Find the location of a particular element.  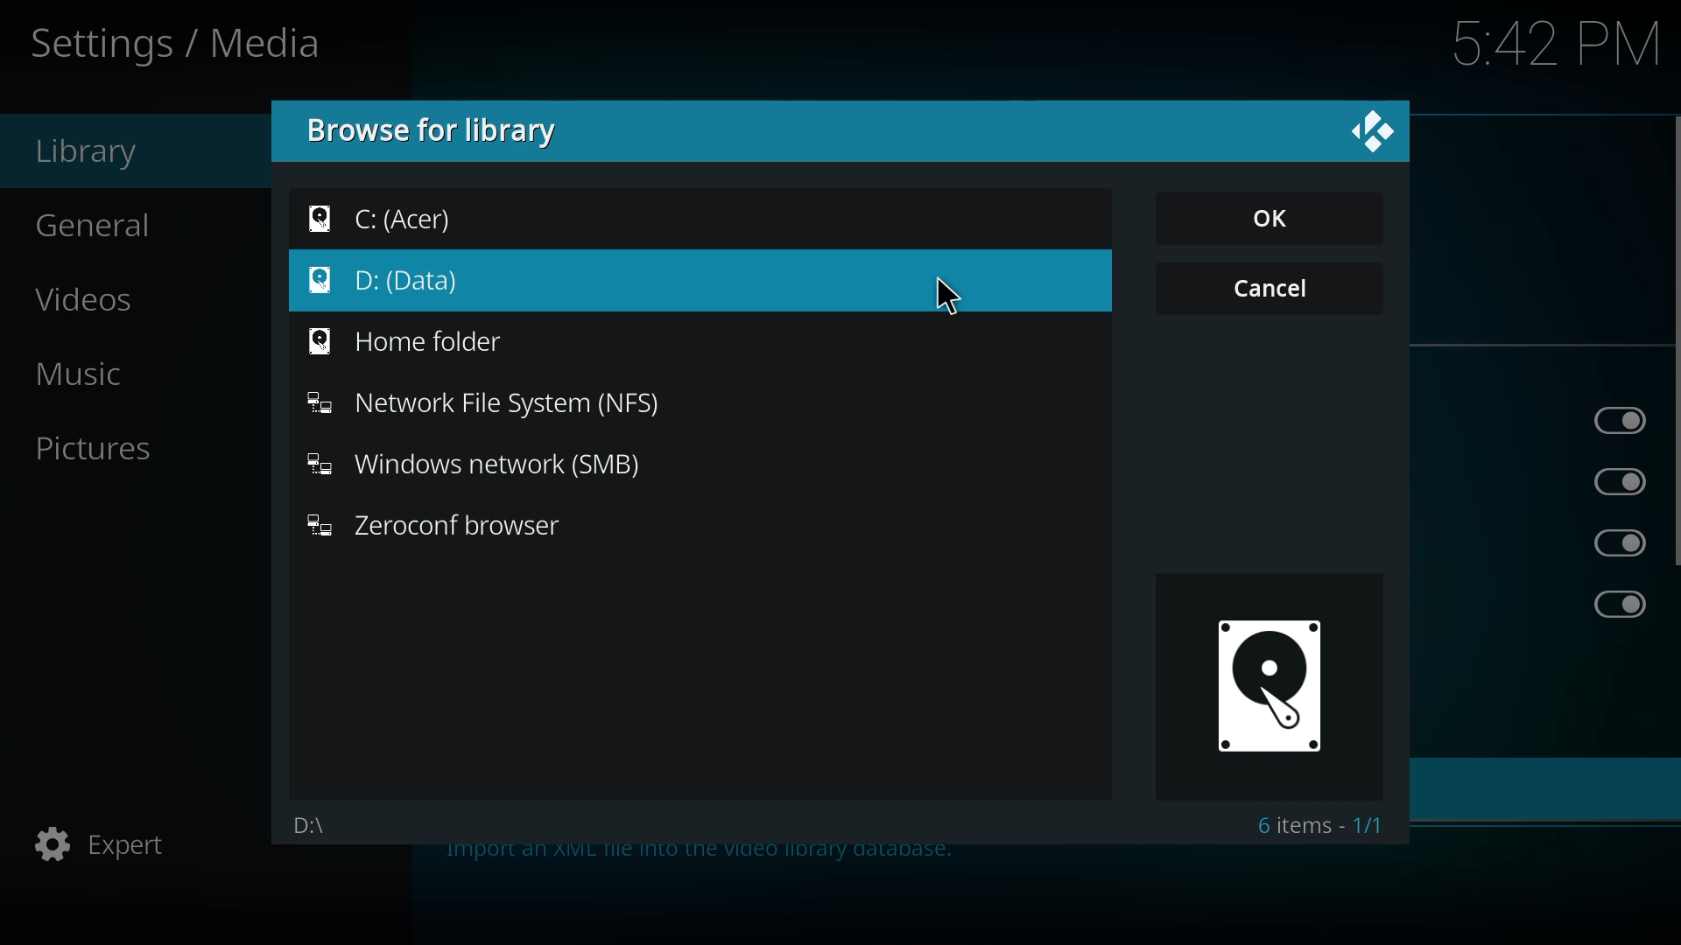

pictures is located at coordinates (112, 448).